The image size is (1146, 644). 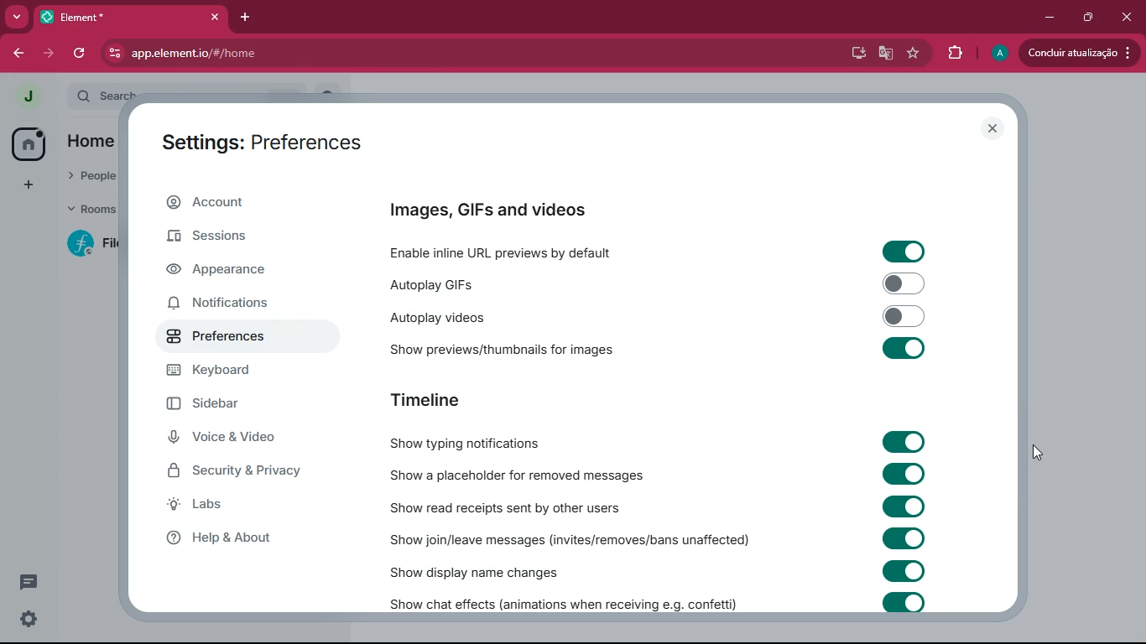 What do you see at coordinates (855, 53) in the screenshot?
I see `desktop` at bounding box center [855, 53].